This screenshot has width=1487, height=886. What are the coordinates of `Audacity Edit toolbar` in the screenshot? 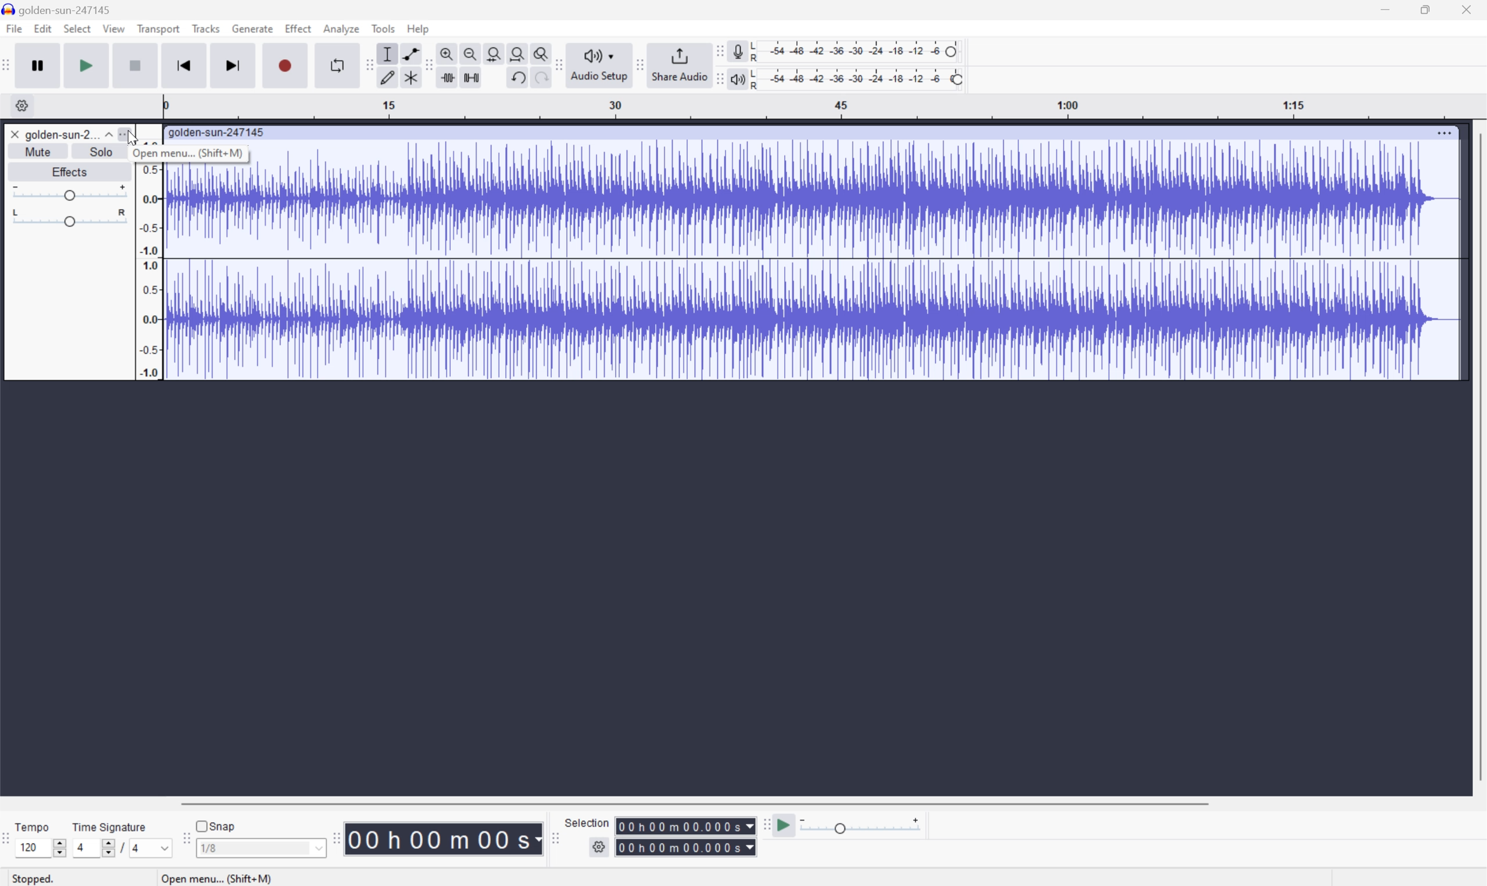 It's located at (427, 64).